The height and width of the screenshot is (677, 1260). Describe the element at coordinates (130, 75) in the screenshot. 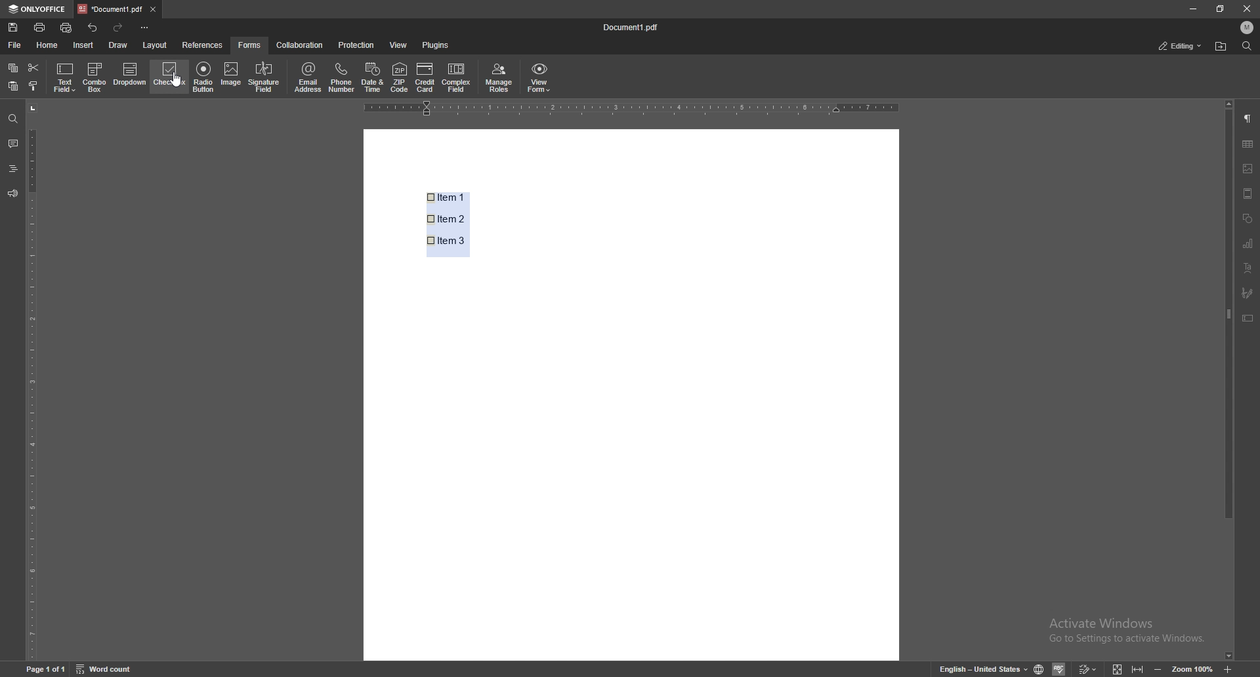

I see `dropdown` at that location.